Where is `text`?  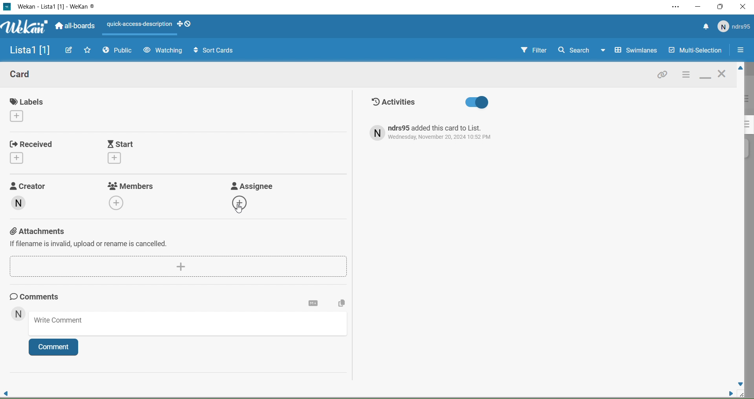
text is located at coordinates (438, 133).